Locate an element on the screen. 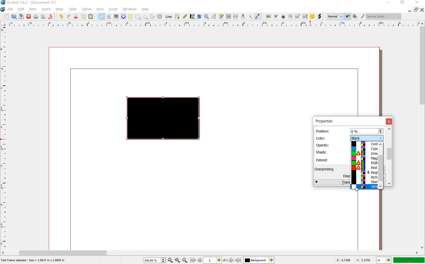 The image size is (425, 264). restore is located at coordinates (402, 3).